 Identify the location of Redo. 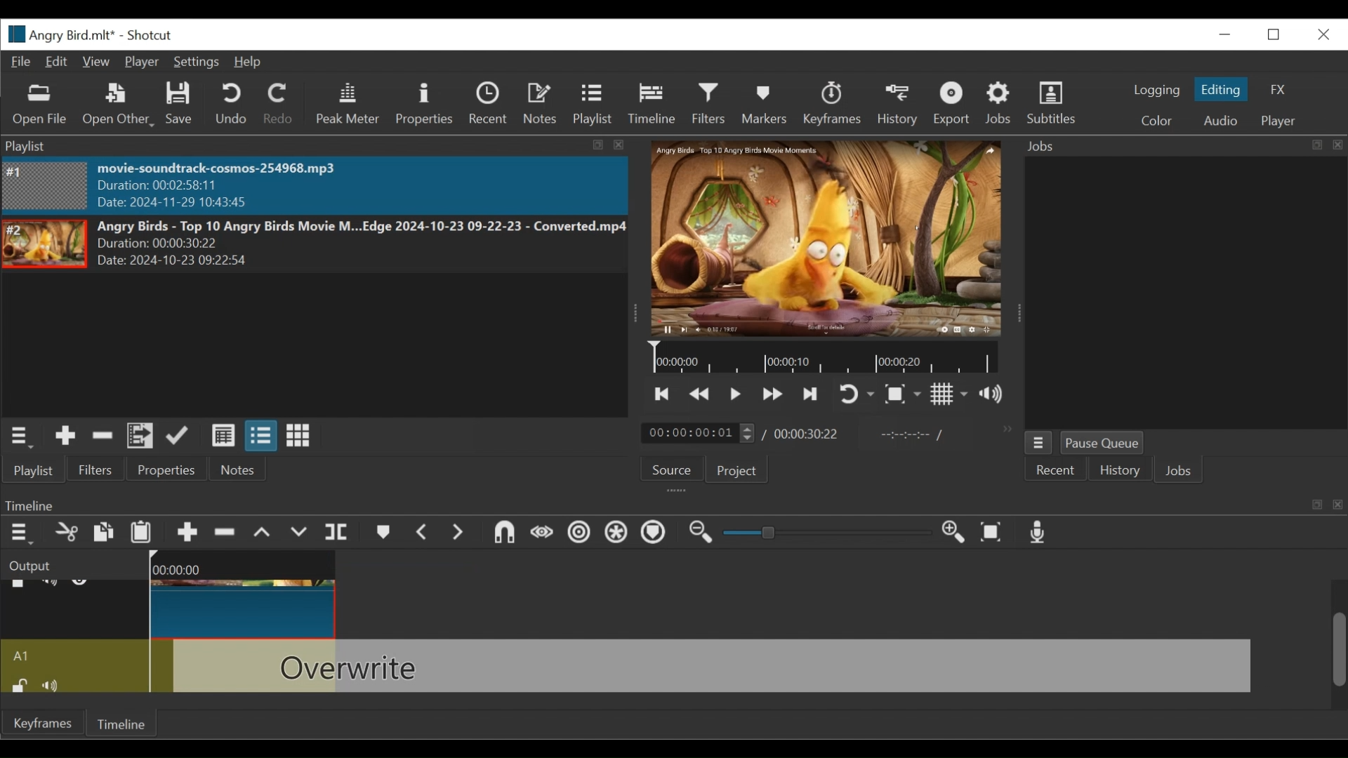
(280, 104).